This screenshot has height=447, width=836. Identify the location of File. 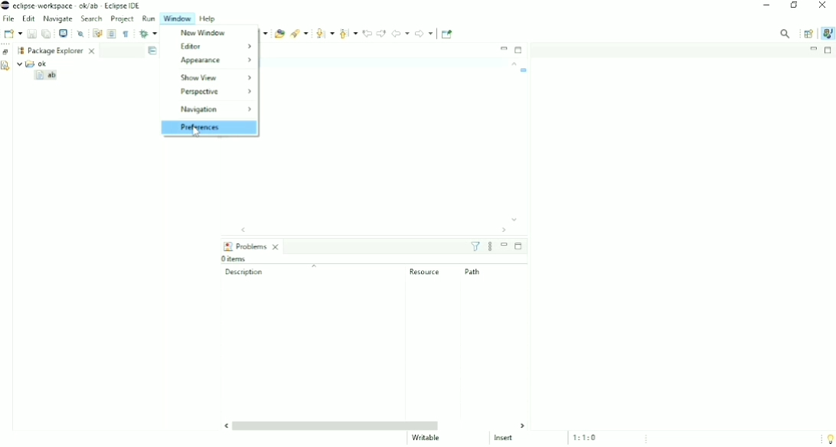
(9, 18).